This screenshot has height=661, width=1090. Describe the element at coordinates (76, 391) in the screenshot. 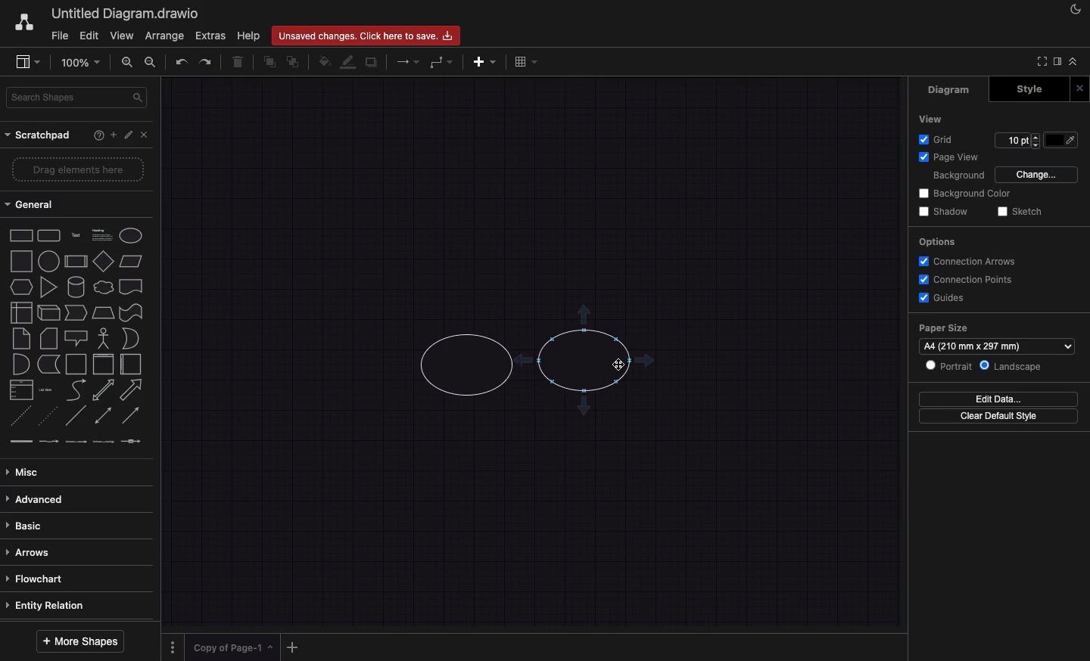

I see `curve` at that location.